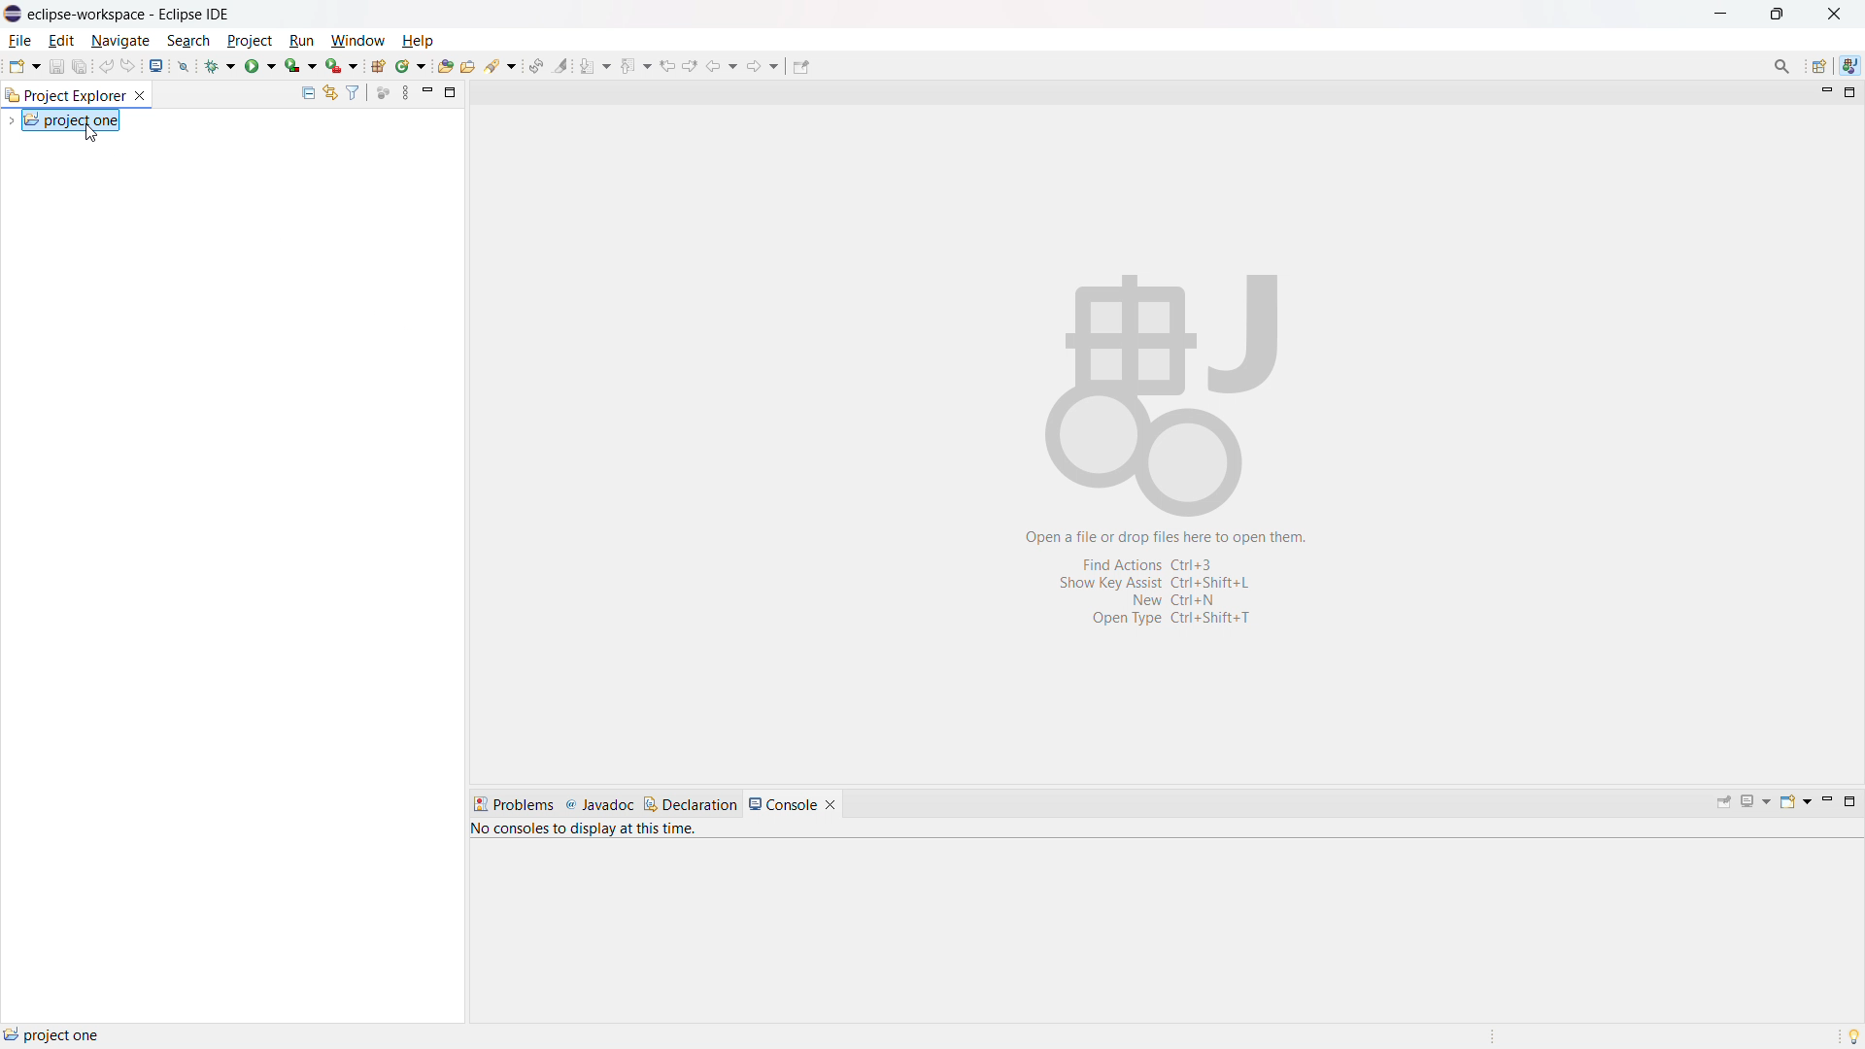 This screenshot has height=1049, width=1865. Describe the element at coordinates (53, 1034) in the screenshot. I see `project one` at that location.